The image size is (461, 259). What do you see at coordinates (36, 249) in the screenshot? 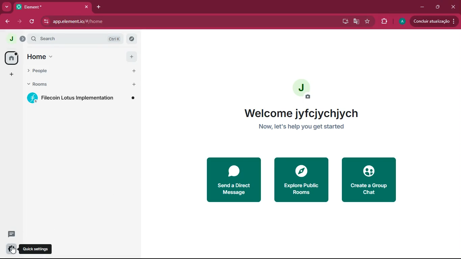
I see `Quick settings` at bounding box center [36, 249].